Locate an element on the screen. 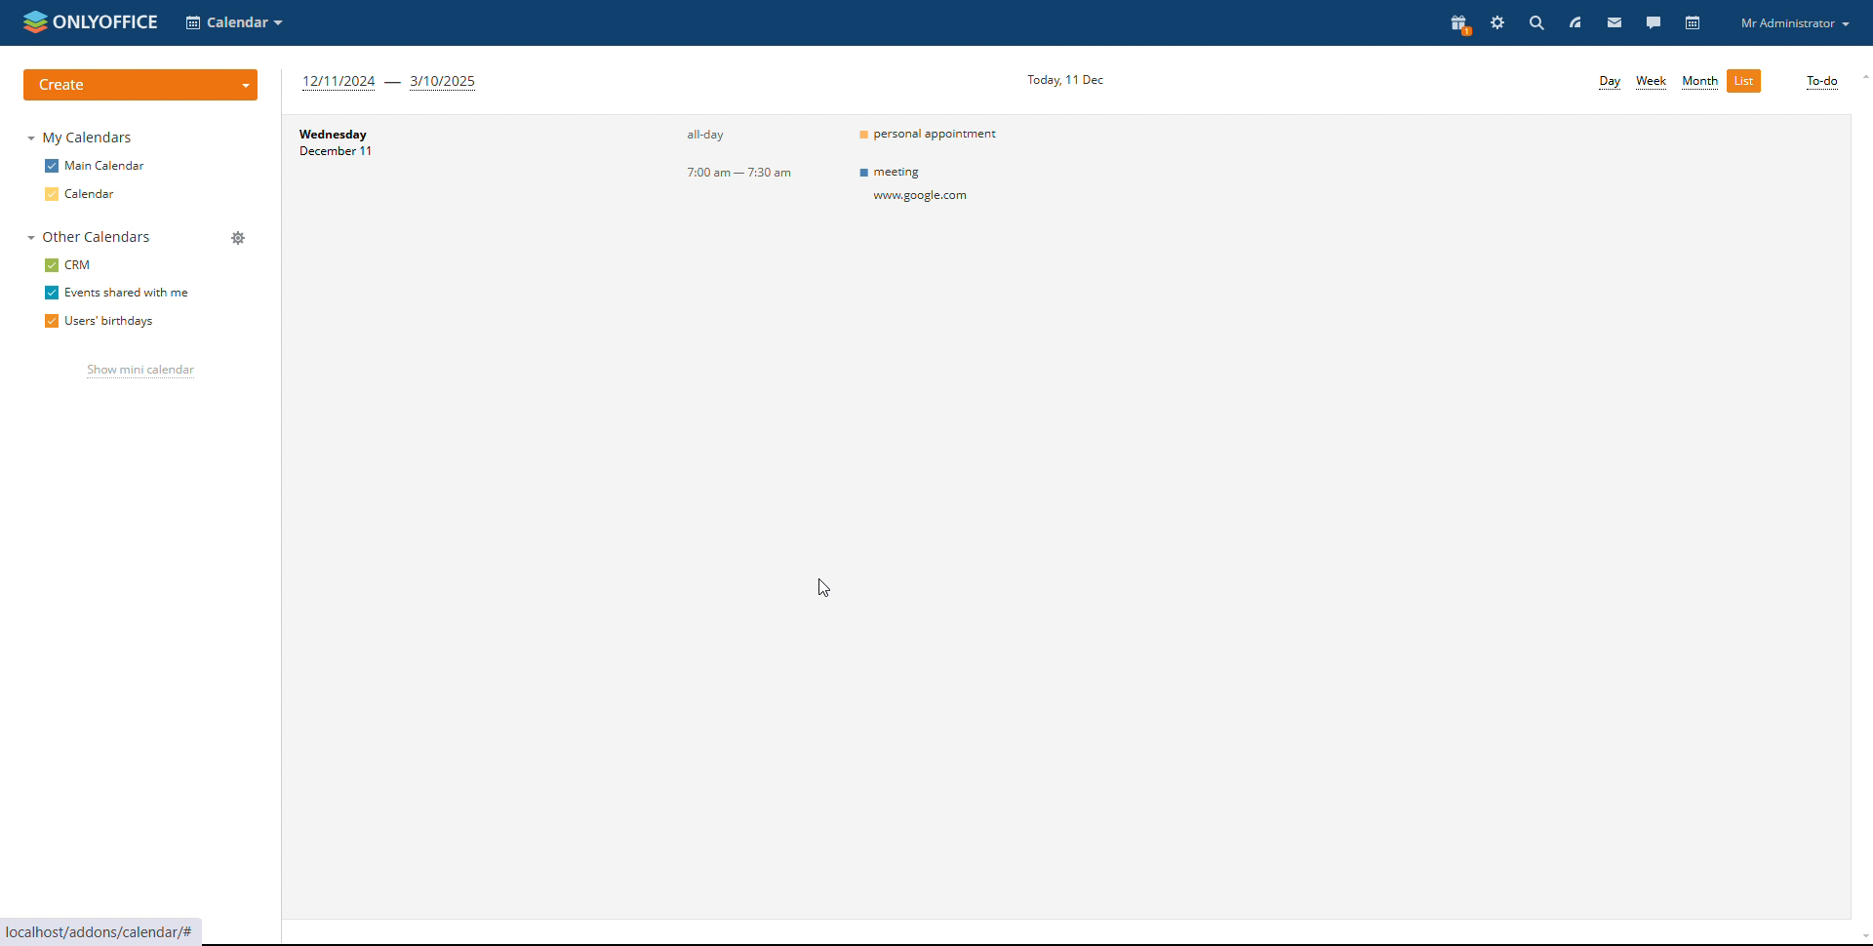  event timings is located at coordinates (746, 155).